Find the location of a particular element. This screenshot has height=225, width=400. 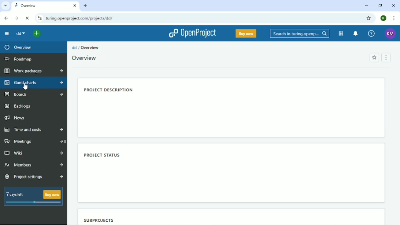

Search tabs is located at coordinates (5, 5).